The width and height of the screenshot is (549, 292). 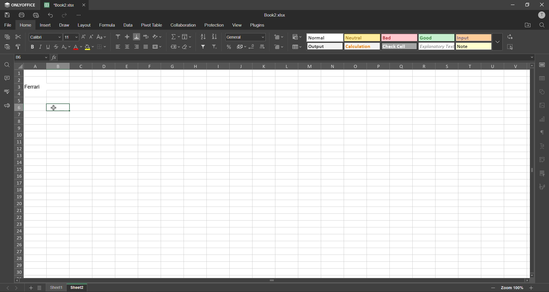 I want to click on vertical scrollbar, so click(x=531, y=170).